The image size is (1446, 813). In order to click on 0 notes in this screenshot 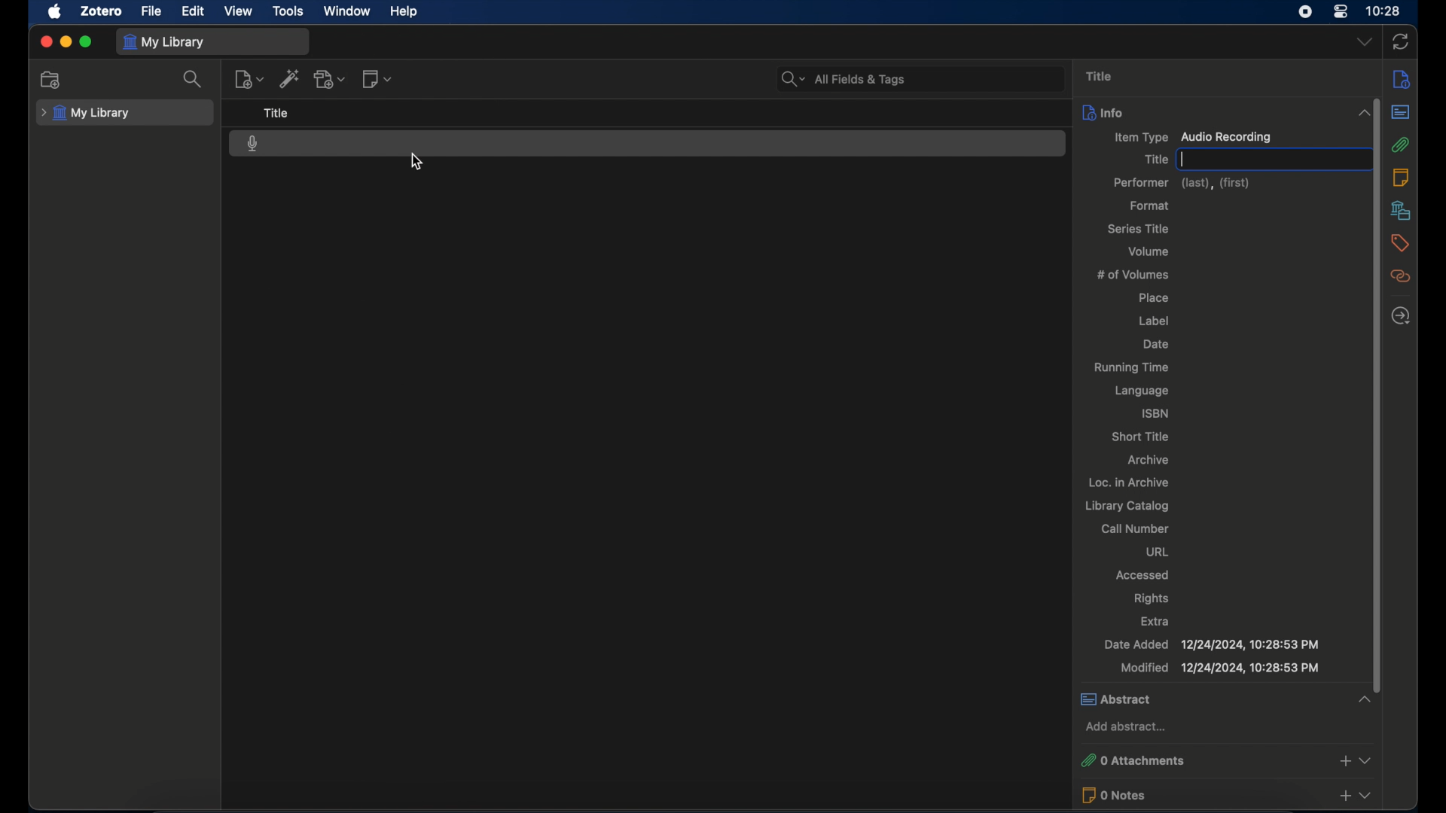, I will do `click(1229, 795)`.